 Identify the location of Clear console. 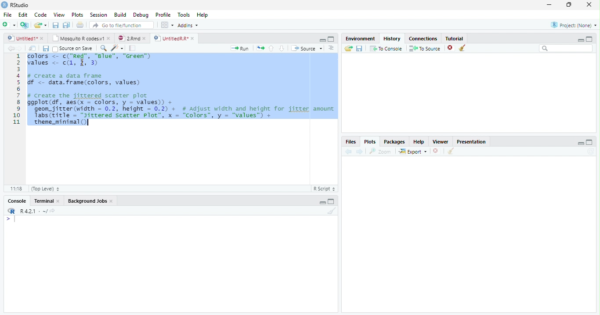
(331, 211).